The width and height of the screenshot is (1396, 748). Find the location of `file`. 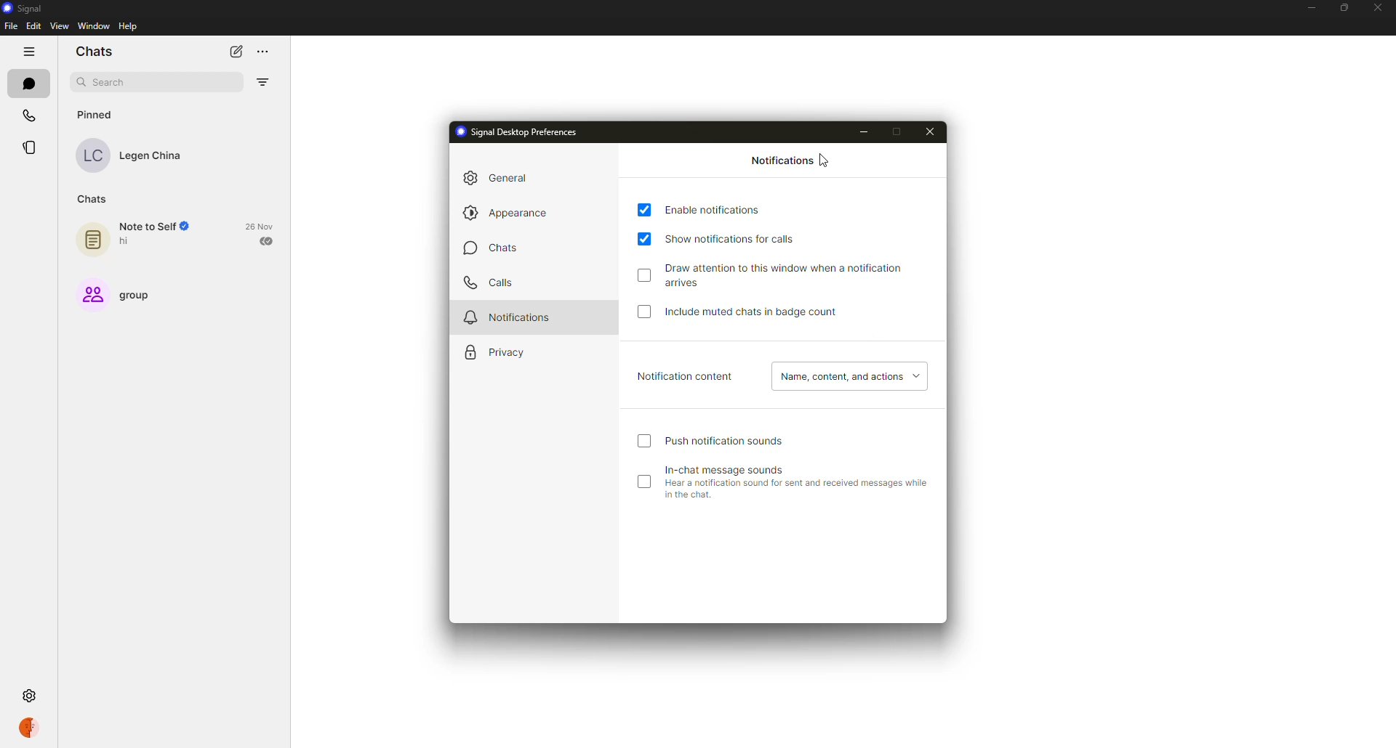

file is located at coordinates (11, 27).